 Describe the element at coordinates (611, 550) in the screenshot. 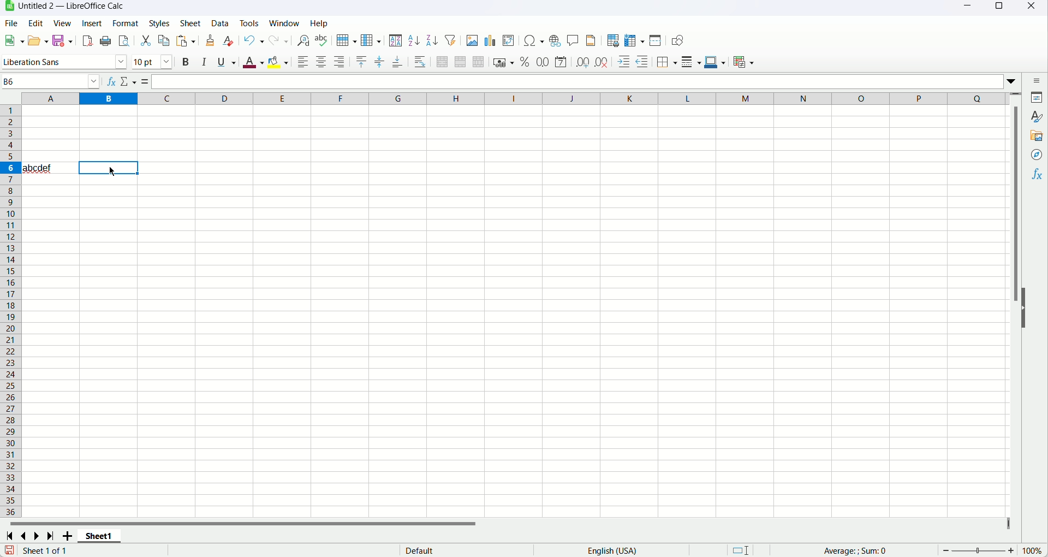

I see `english (USA)` at that location.